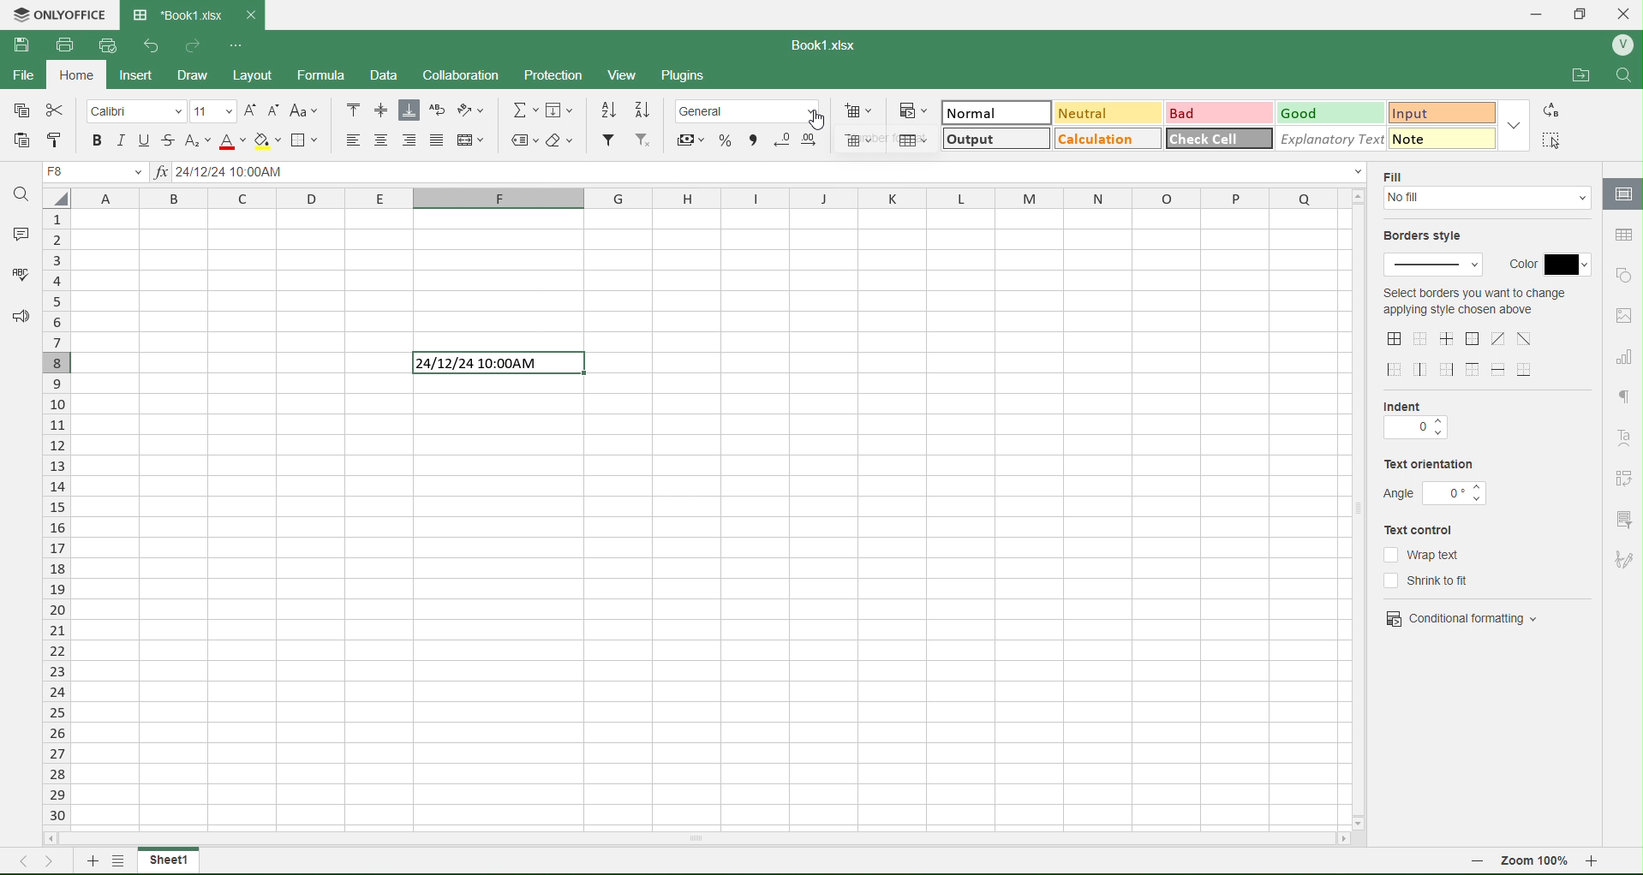 This screenshot has height=875, width=1643. I want to click on fill, so click(1489, 200).